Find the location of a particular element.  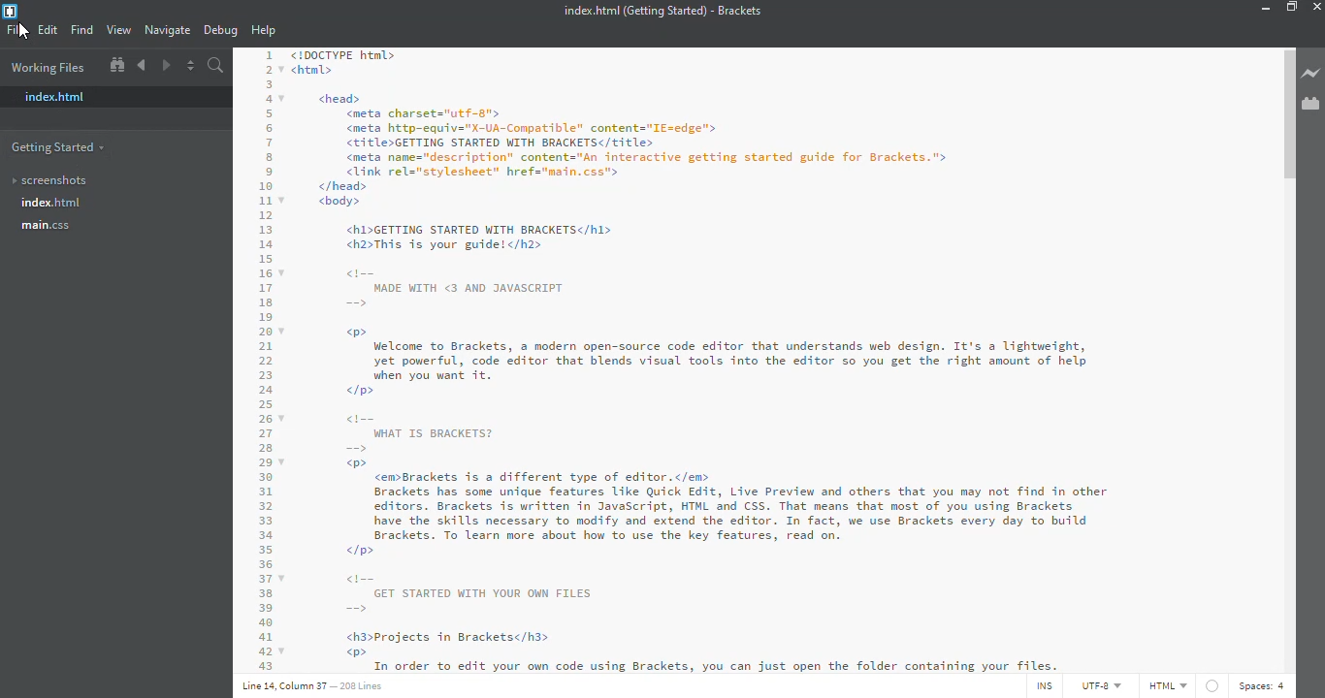

debug is located at coordinates (219, 31).